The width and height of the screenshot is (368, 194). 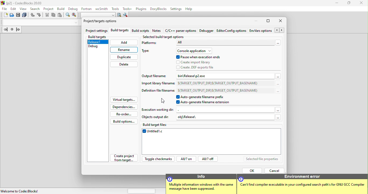 What do you see at coordinates (158, 160) in the screenshot?
I see `toggle checkmarks` at bounding box center [158, 160].